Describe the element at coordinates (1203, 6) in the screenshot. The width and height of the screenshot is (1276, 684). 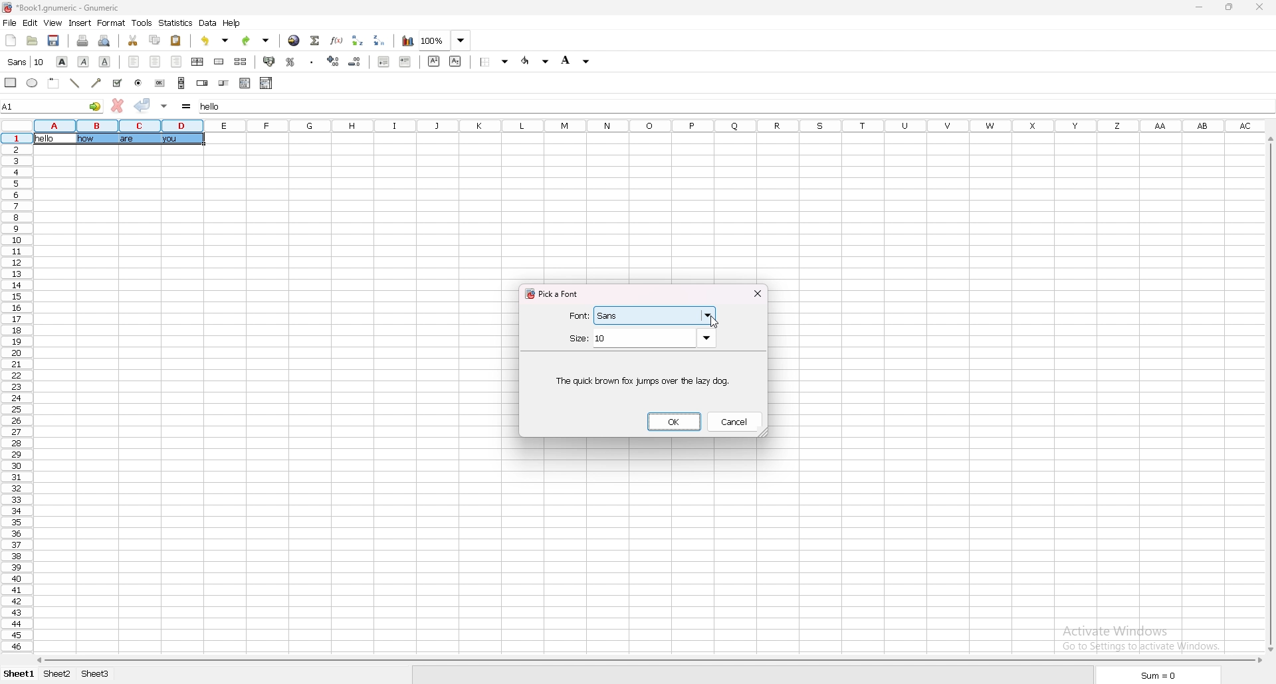
I see `minimize` at that location.